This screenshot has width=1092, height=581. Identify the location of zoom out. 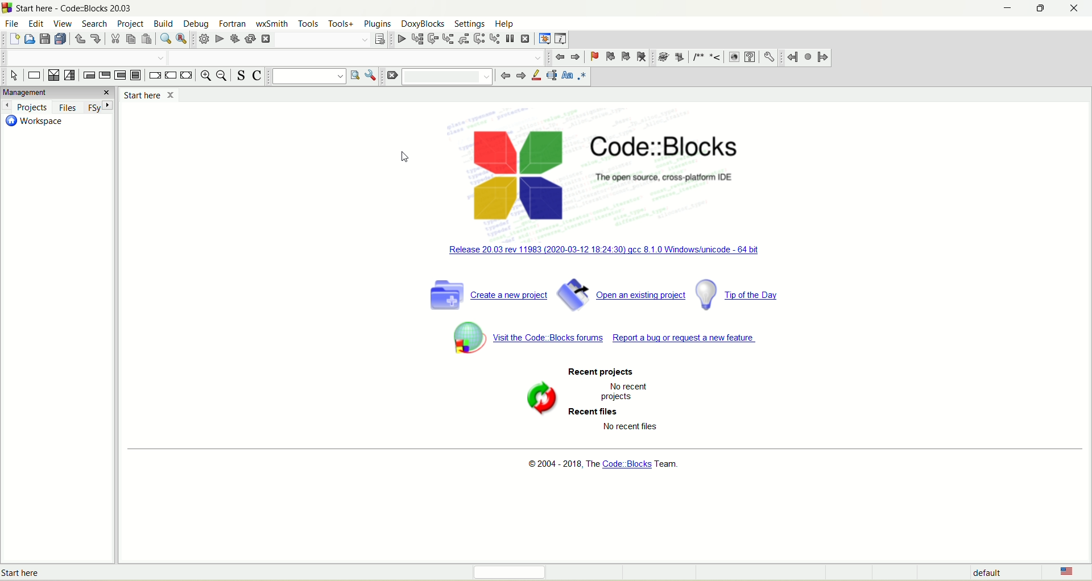
(221, 76).